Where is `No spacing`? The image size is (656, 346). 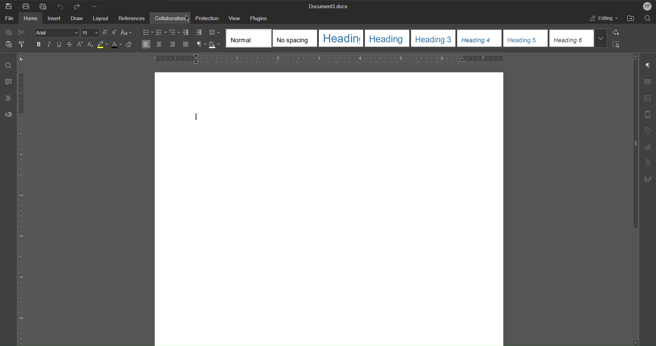
No spacing is located at coordinates (293, 38).